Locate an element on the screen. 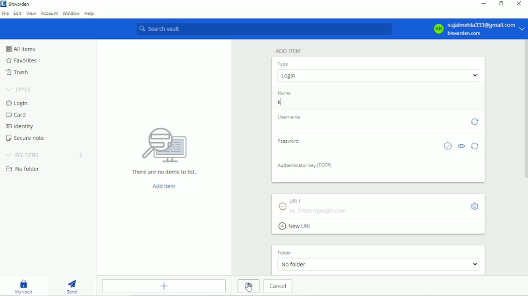  Check if password has been exposed is located at coordinates (447, 146).